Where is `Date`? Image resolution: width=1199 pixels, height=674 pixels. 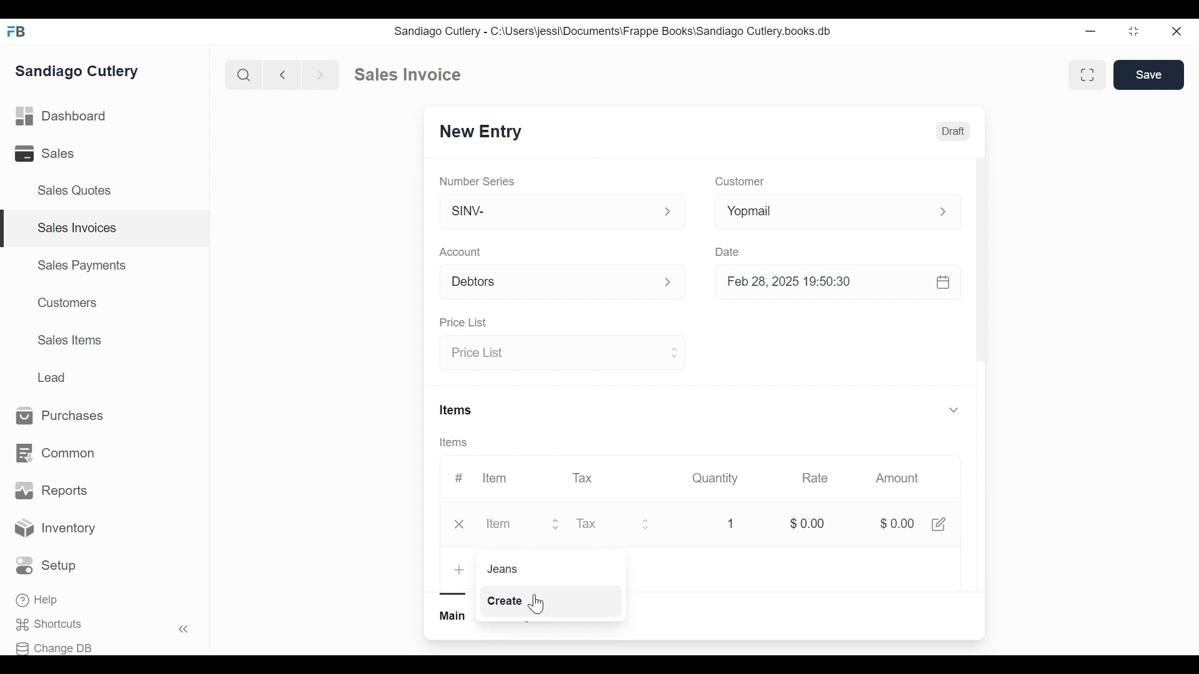 Date is located at coordinates (729, 252).